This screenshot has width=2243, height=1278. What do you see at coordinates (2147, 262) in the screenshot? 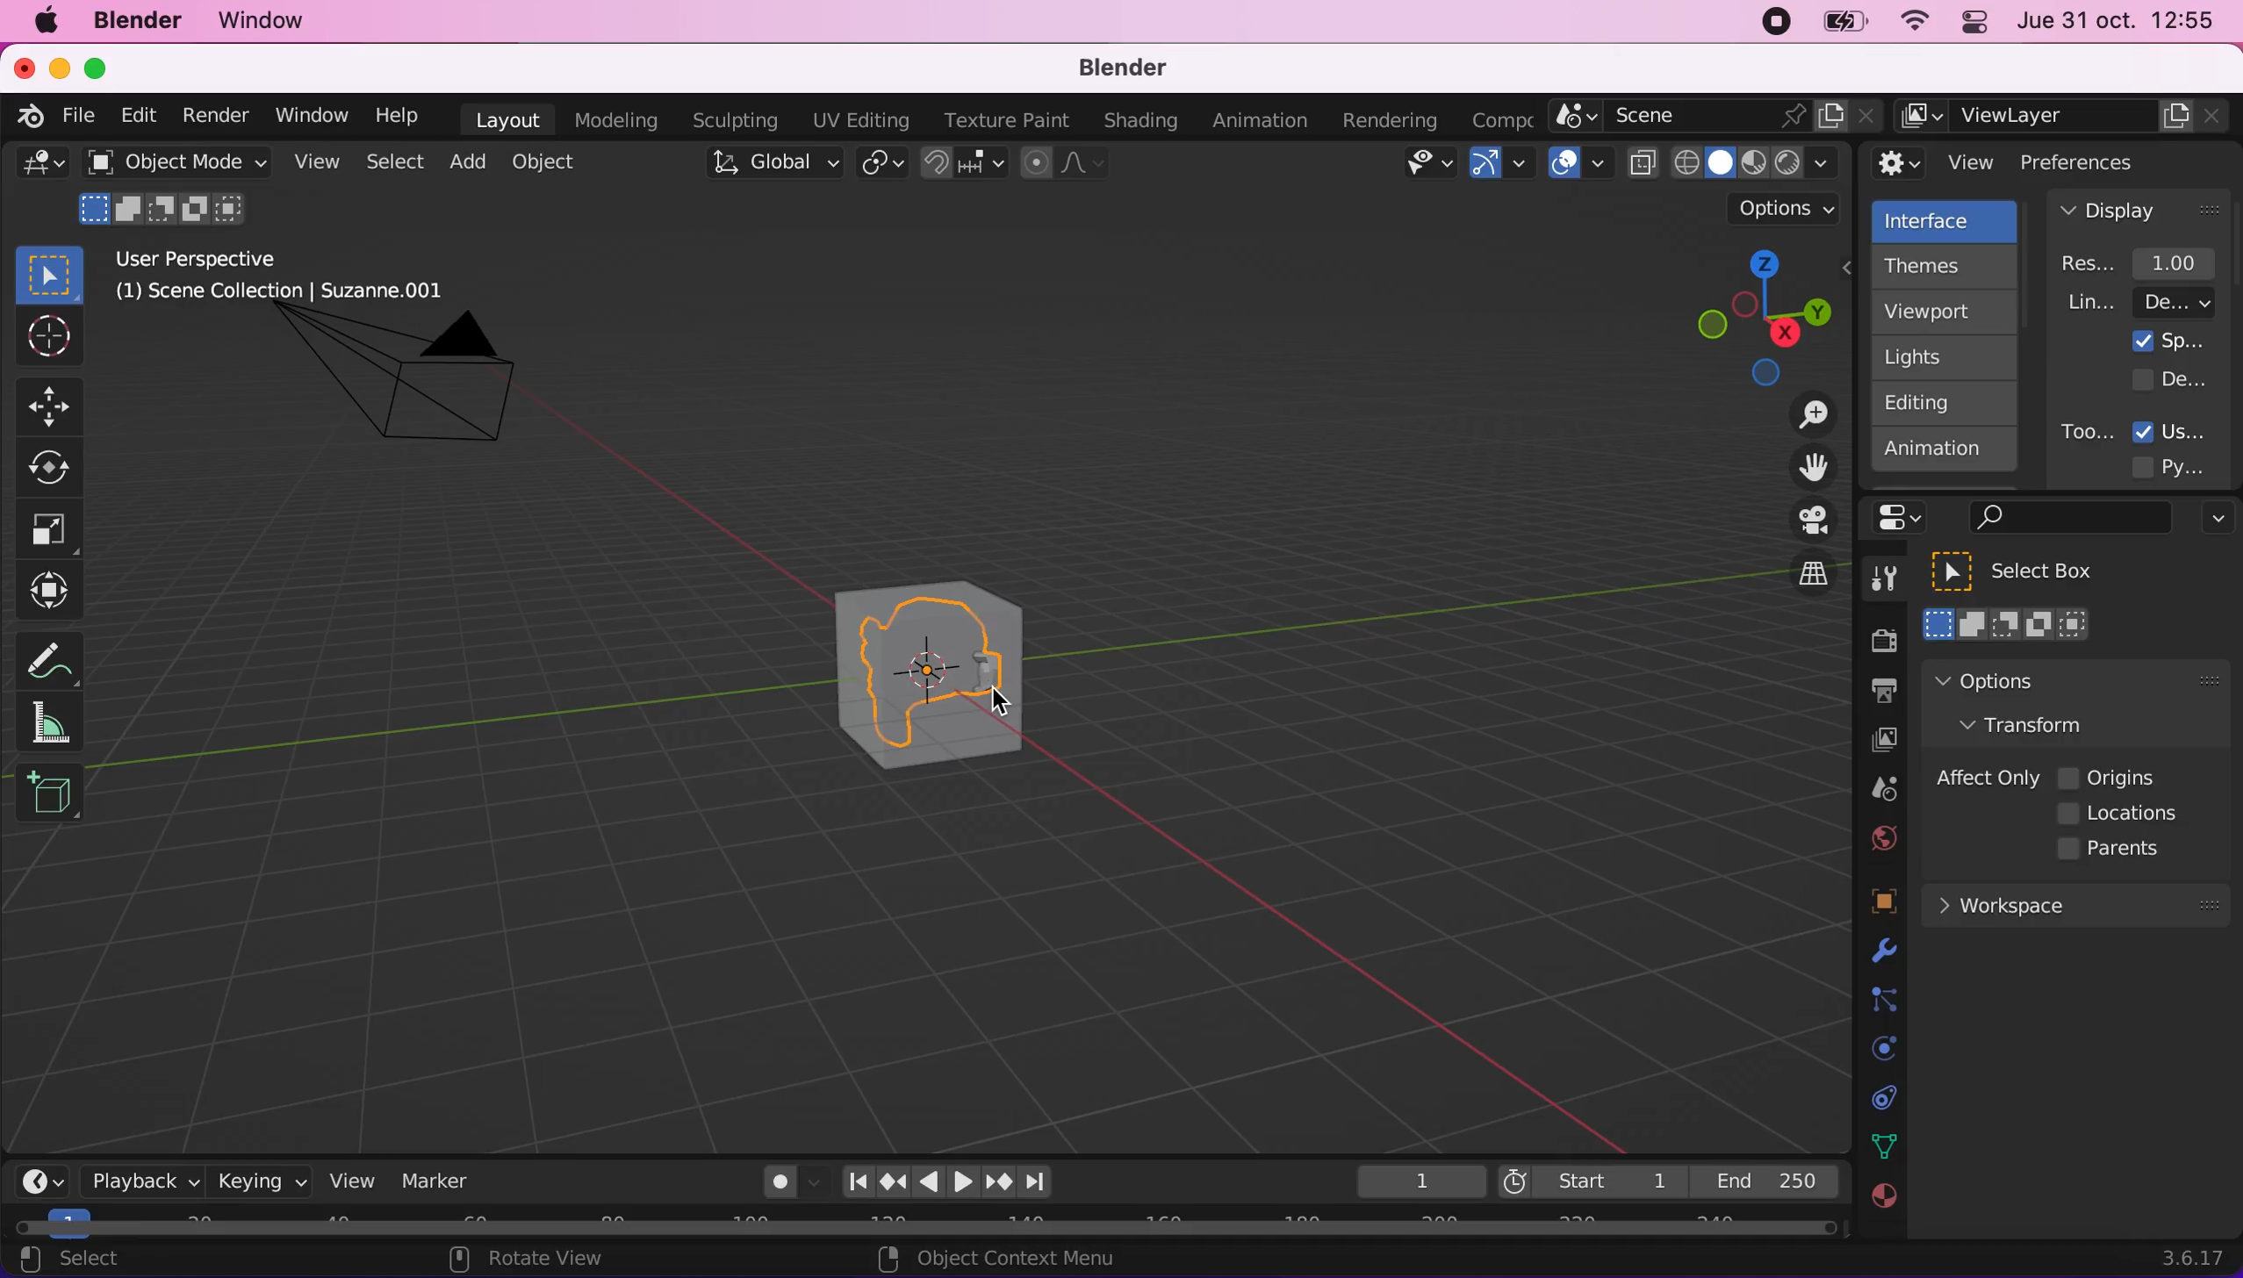
I see `resolution scale` at bounding box center [2147, 262].